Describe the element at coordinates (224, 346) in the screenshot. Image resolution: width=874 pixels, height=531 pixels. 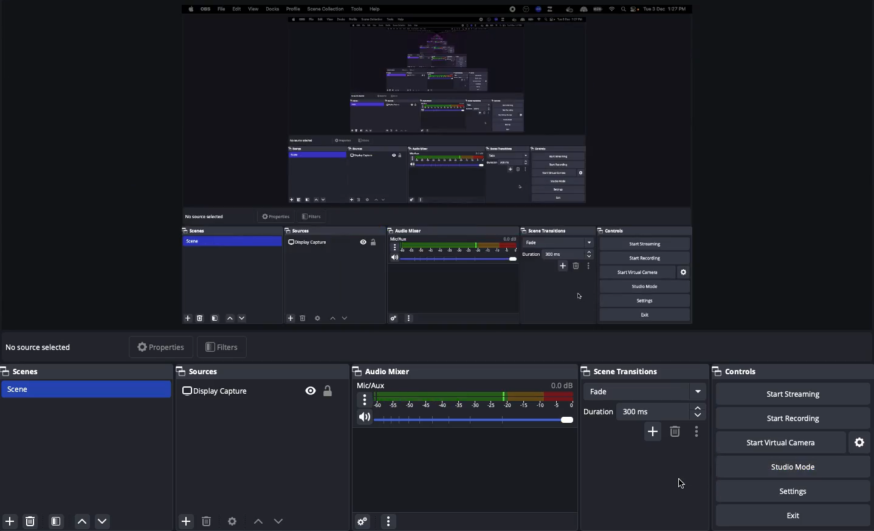
I see `Filters` at that location.